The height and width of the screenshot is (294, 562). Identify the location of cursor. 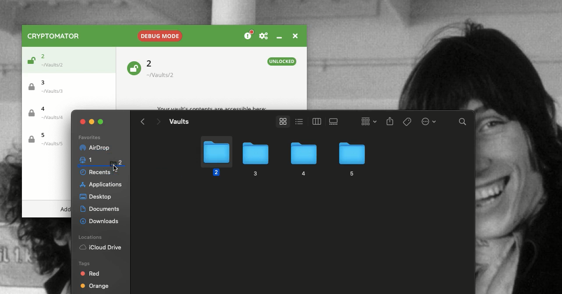
(115, 168).